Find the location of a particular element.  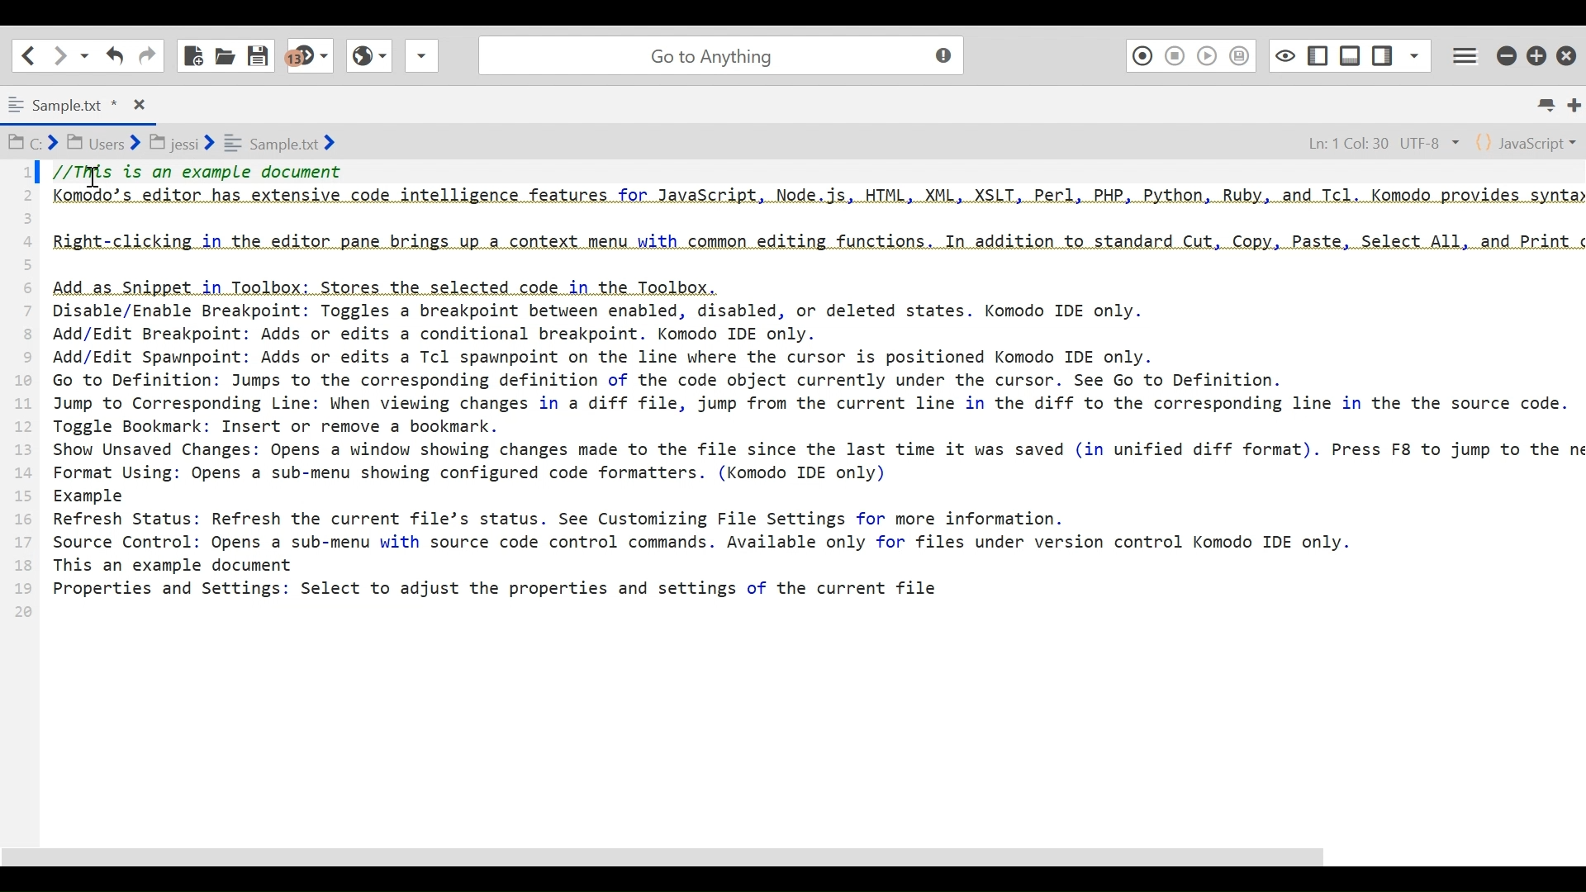

Open File is located at coordinates (225, 54).